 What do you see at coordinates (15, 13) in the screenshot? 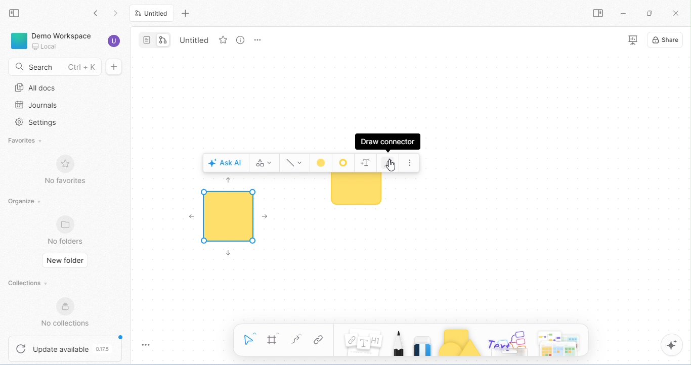
I see `collapse` at bounding box center [15, 13].